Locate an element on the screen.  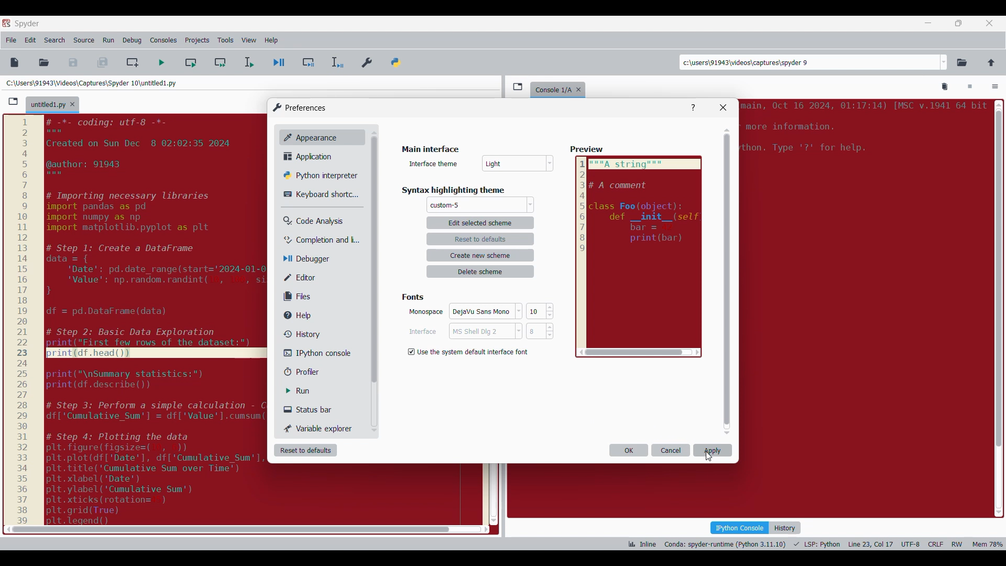
fonts is located at coordinates (415, 296).